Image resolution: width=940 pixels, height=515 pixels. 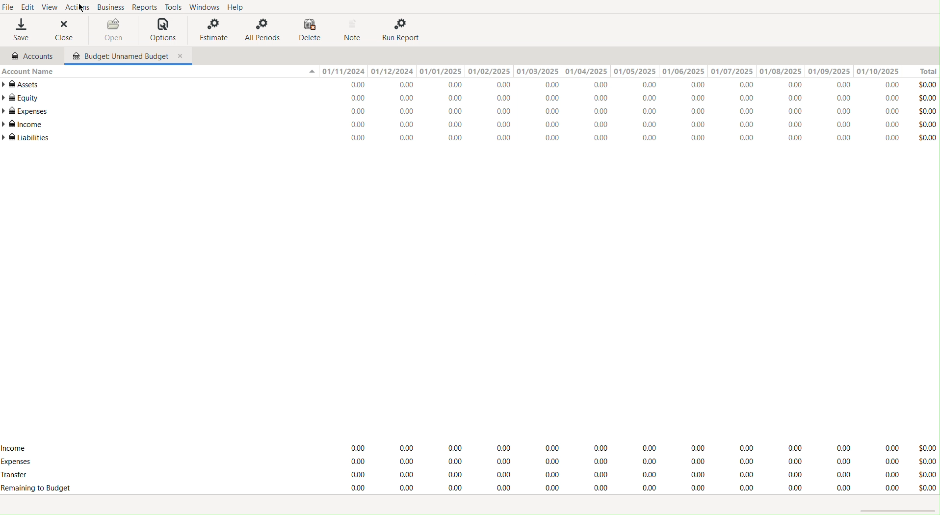 I want to click on Expenses Values, so click(x=625, y=113).